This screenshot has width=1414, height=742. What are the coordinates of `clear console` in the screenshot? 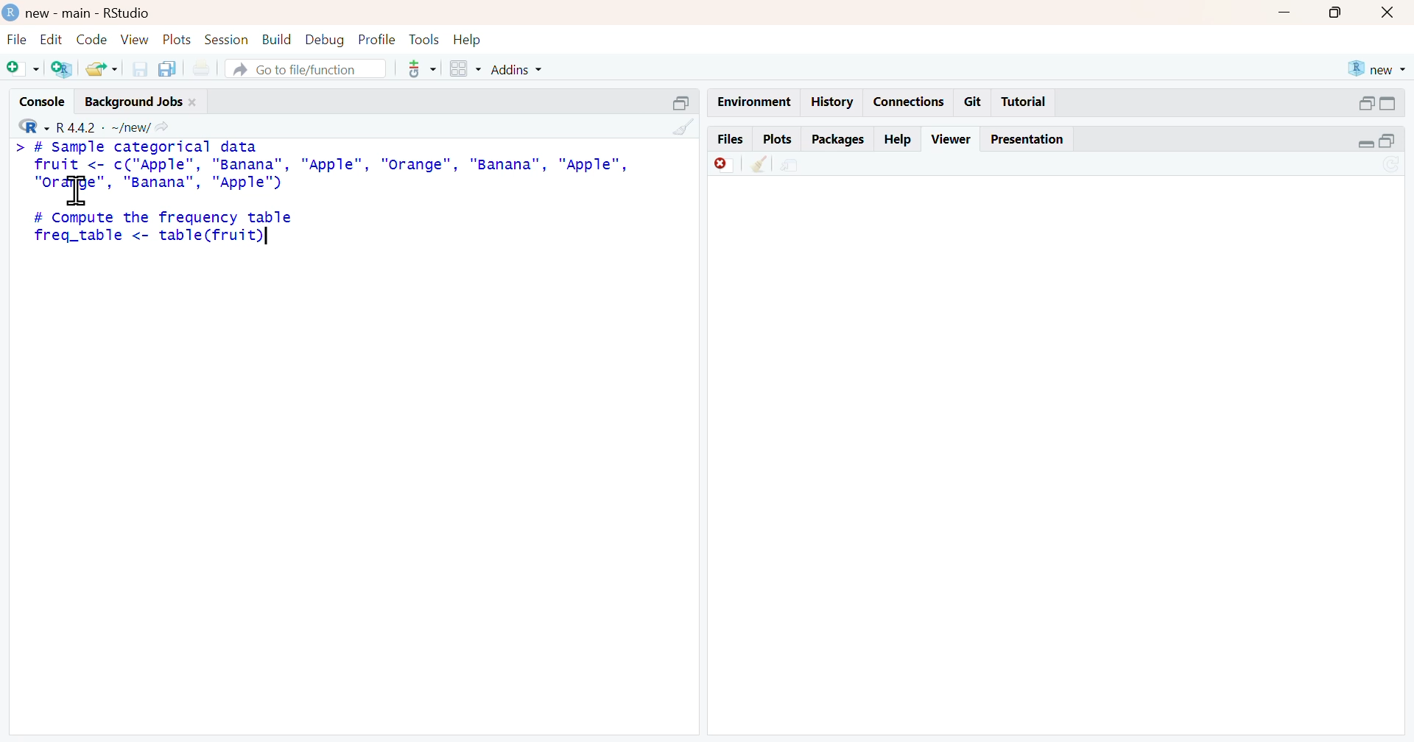 It's located at (683, 128).